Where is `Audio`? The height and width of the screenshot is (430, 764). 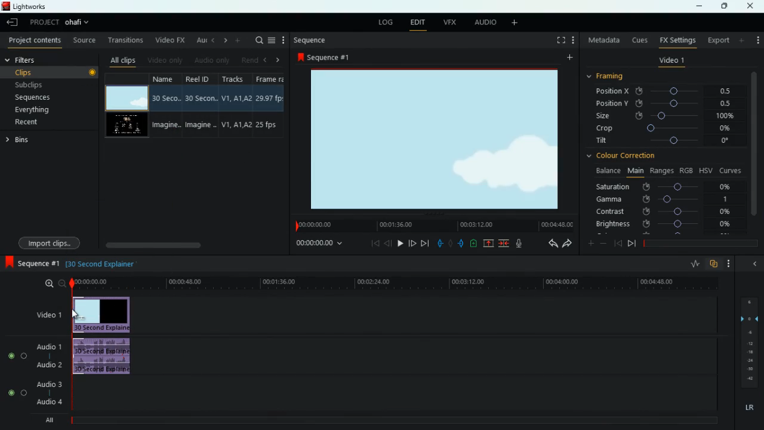
Audio is located at coordinates (14, 393).